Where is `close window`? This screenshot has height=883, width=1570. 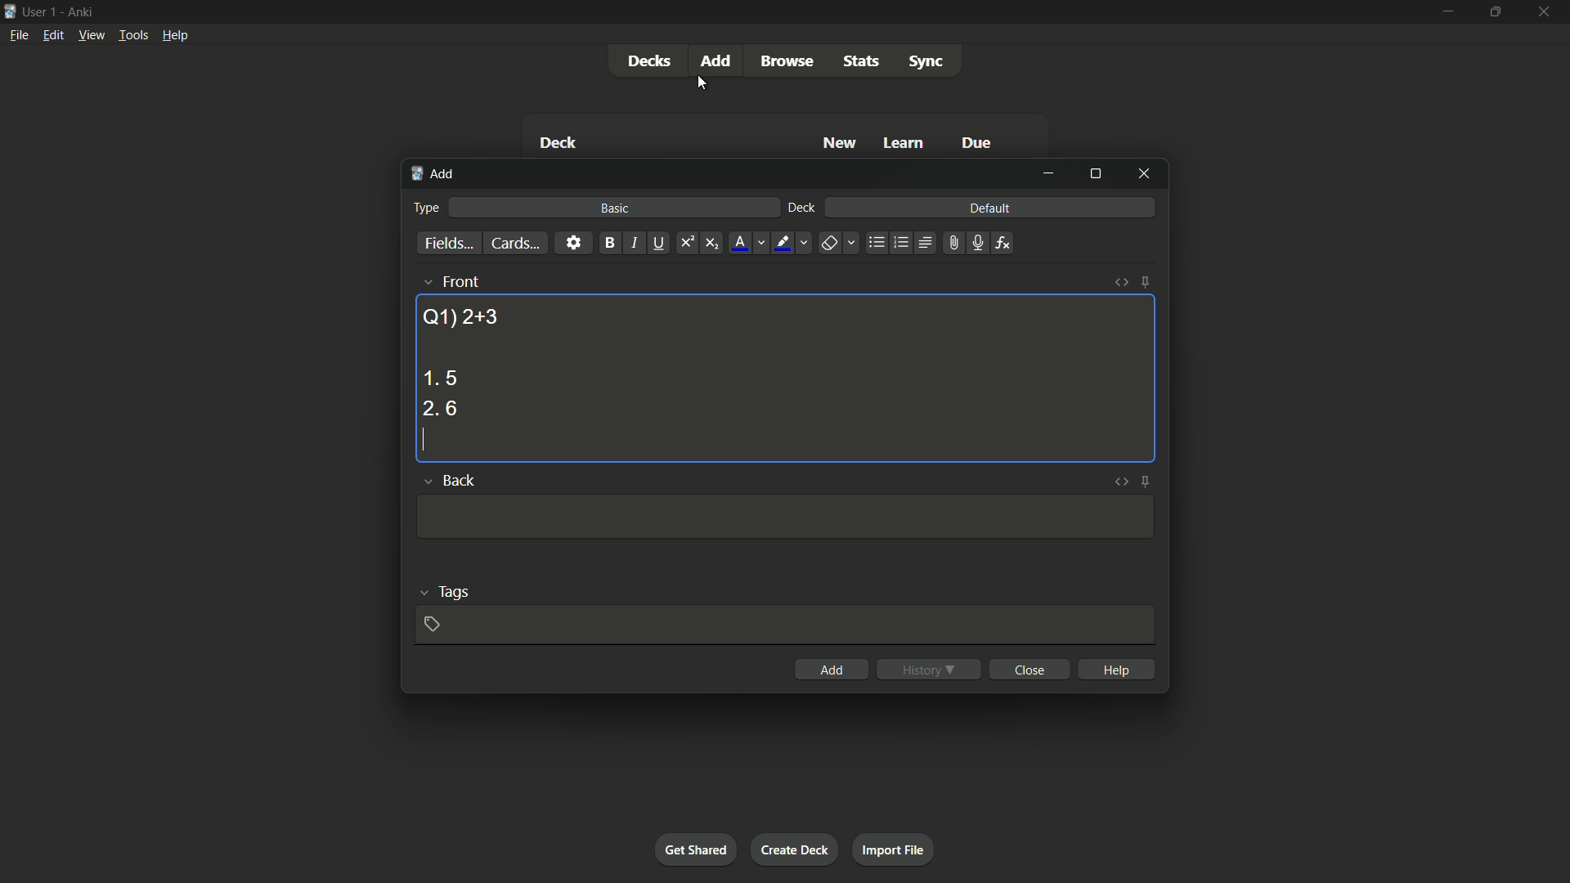
close window is located at coordinates (1145, 173).